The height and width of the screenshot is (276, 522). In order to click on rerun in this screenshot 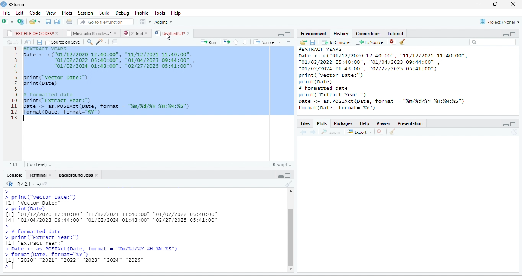, I will do `click(226, 42)`.